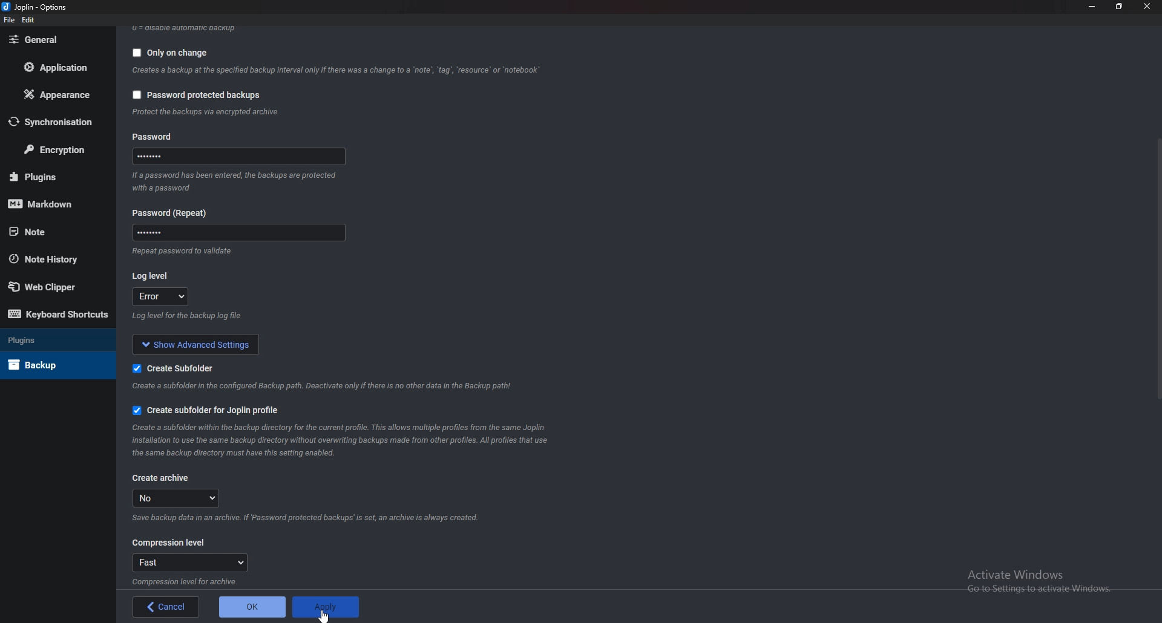 The width and height of the screenshot is (1162, 623). I want to click on log level, so click(160, 297).